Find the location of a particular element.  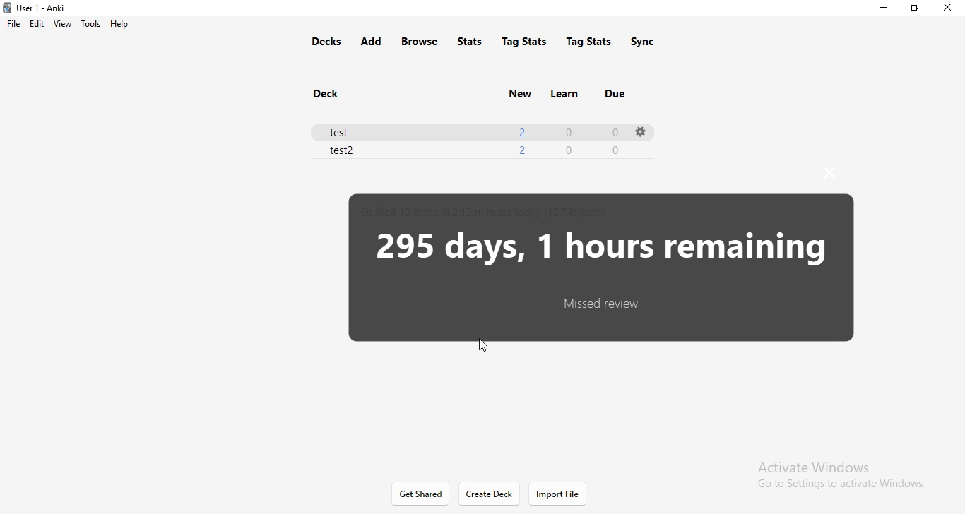

Anki is located at coordinates (41, 8).